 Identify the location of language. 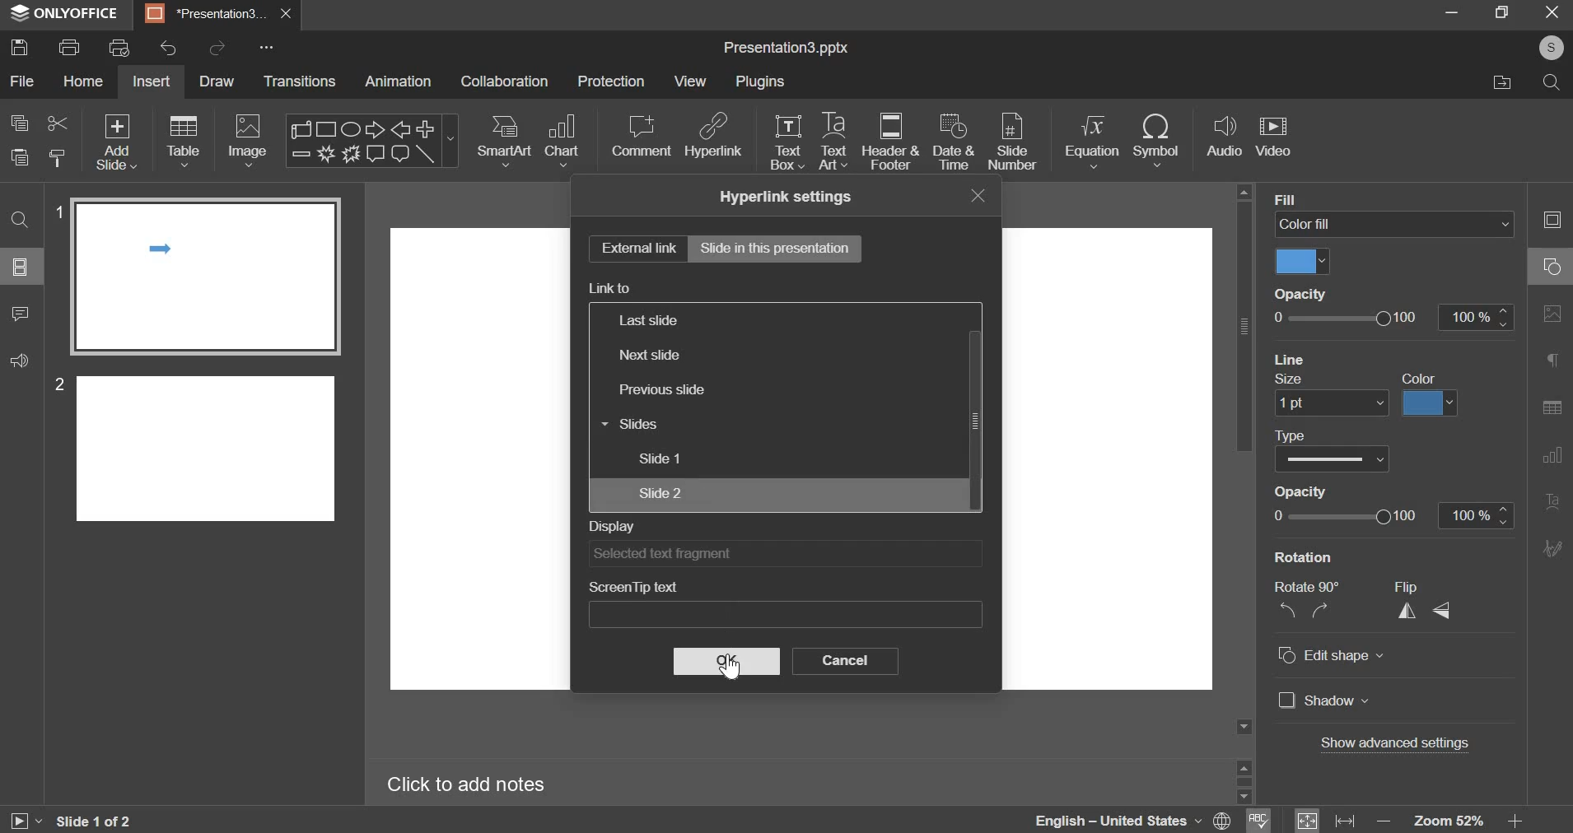
(1095, 819).